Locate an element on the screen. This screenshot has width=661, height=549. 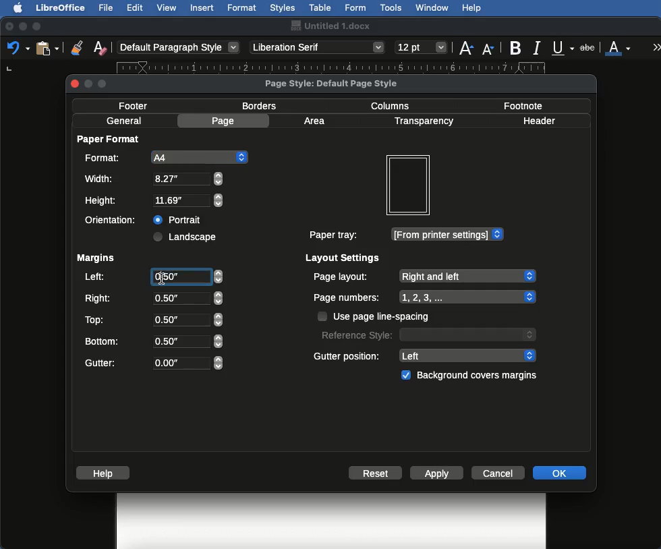
LibreOffice is located at coordinates (60, 7).